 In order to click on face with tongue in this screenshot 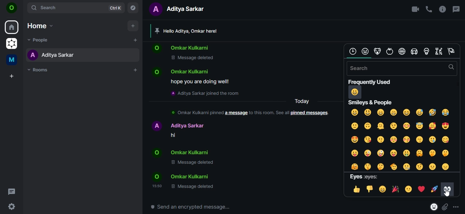, I will do `click(355, 153)`.